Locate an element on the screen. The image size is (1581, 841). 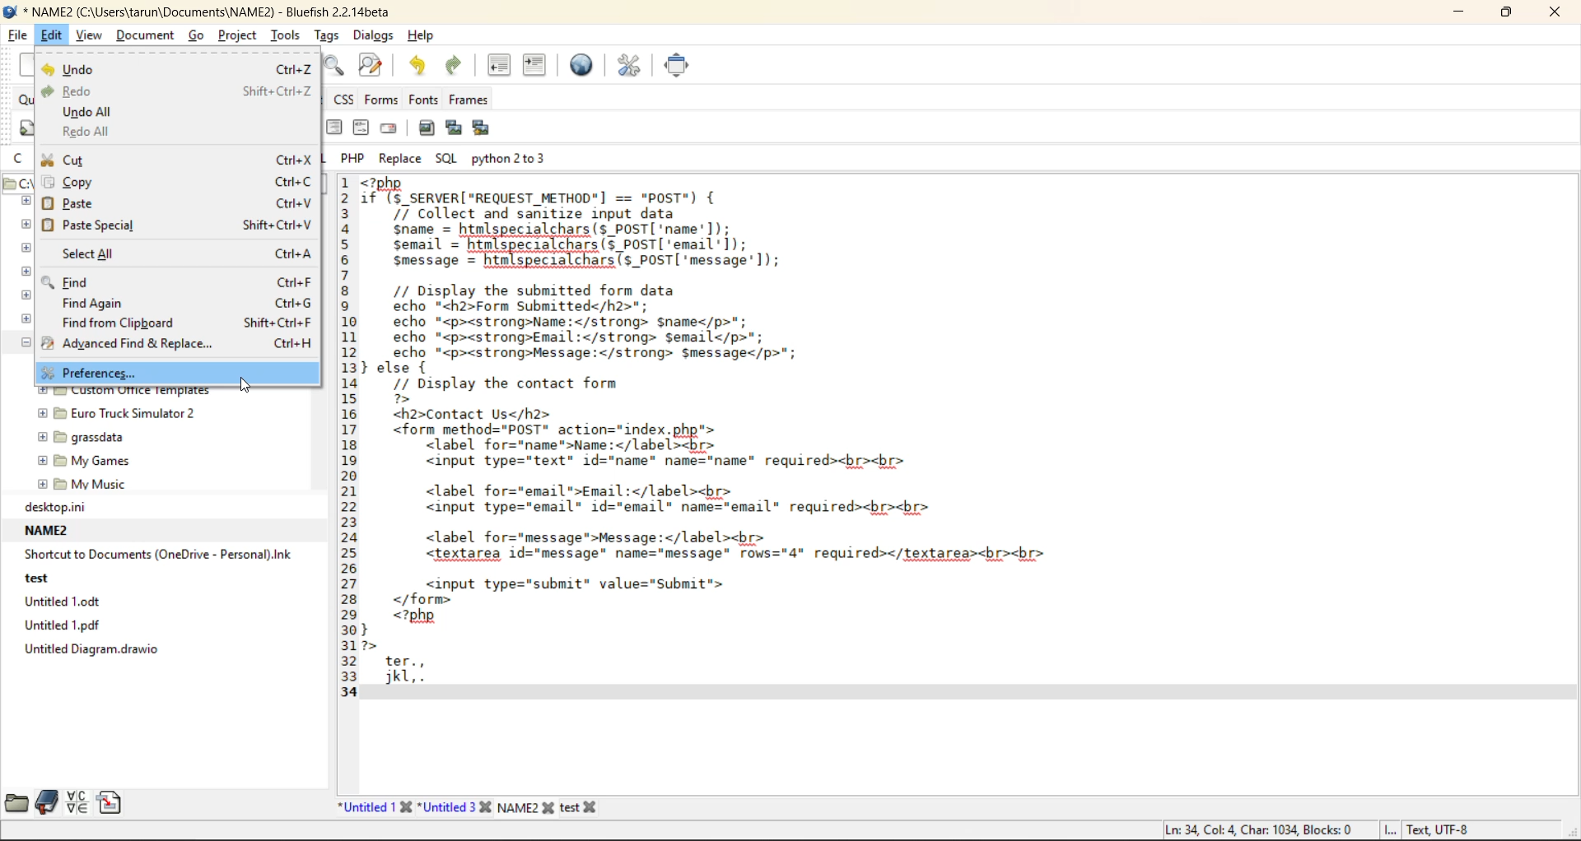
advanced find and replace is located at coordinates (172, 346).